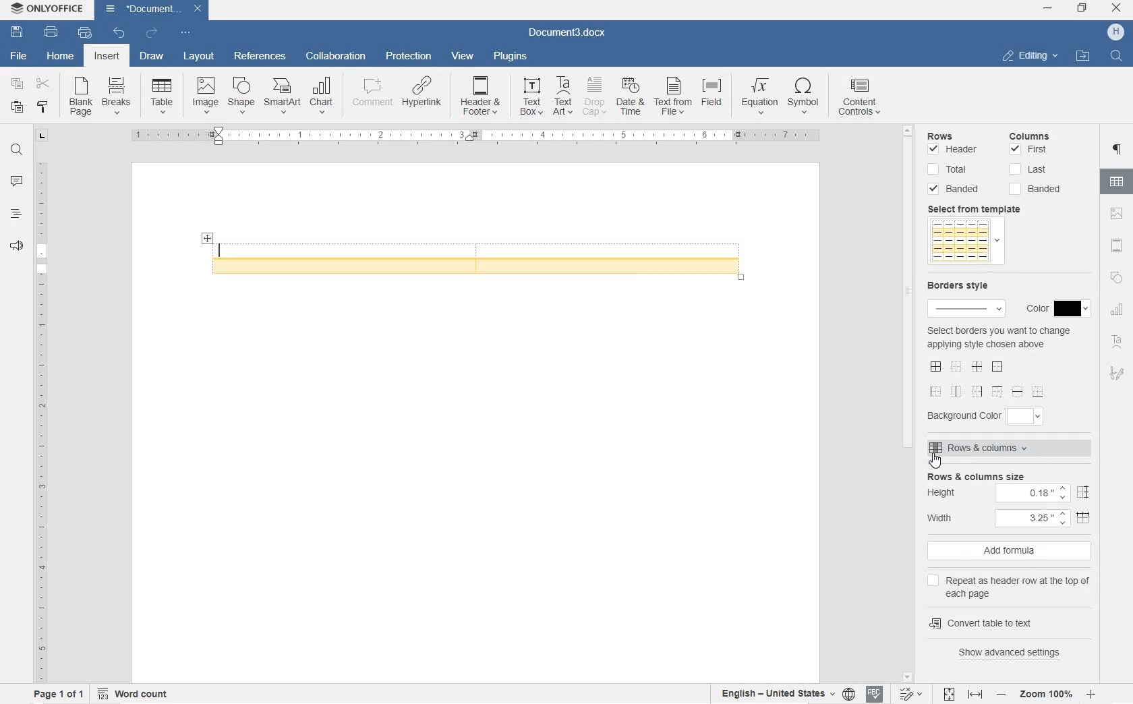  I want to click on open file location, so click(1083, 57).